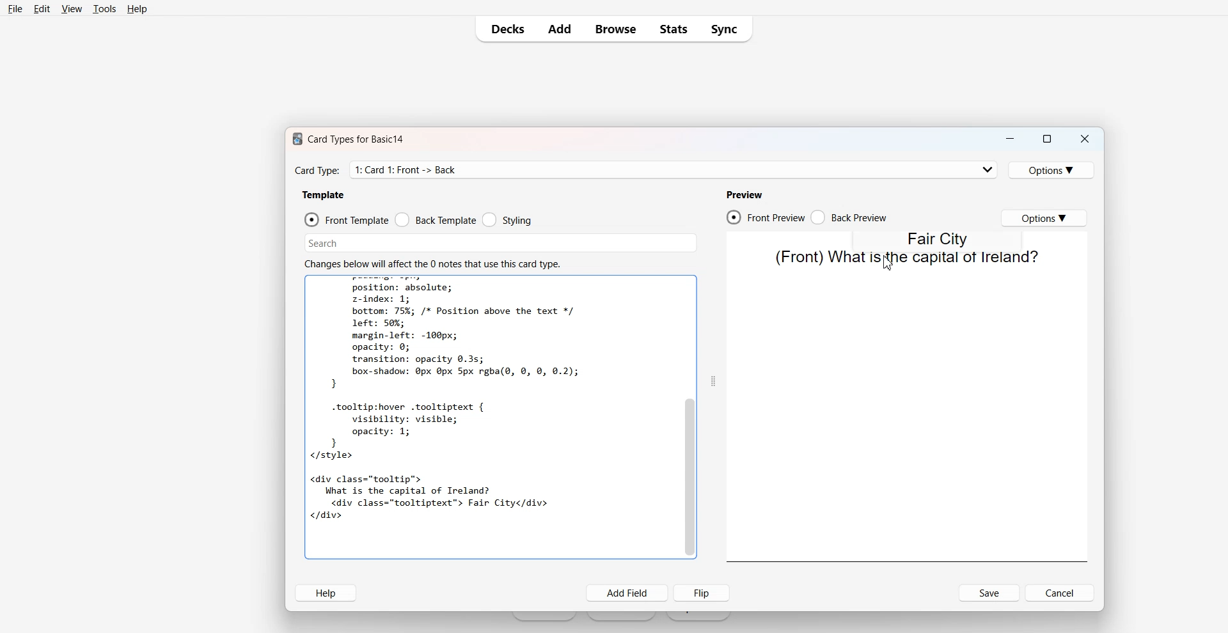 Image resolution: width=1228 pixels, height=633 pixels. What do you see at coordinates (766, 217) in the screenshot?
I see `Front Preview` at bounding box center [766, 217].